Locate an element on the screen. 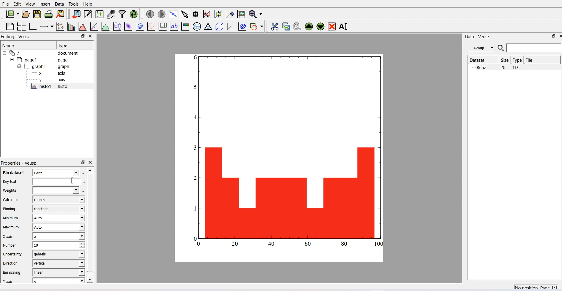 The width and height of the screenshot is (562, 291). Editor is located at coordinates (88, 14).